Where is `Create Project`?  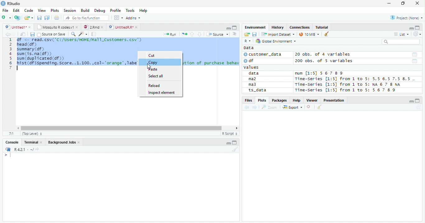 Create Project is located at coordinates (18, 18).